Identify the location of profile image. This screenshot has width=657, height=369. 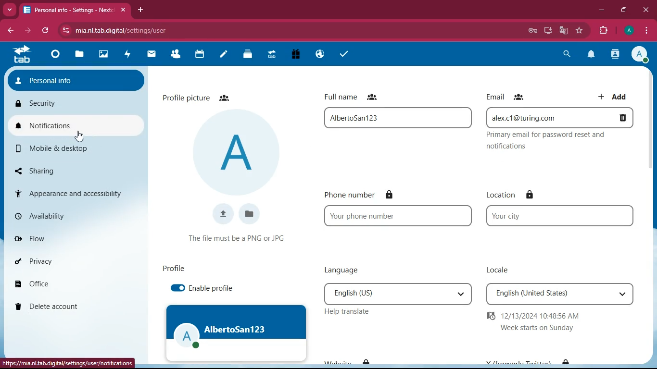
(235, 332).